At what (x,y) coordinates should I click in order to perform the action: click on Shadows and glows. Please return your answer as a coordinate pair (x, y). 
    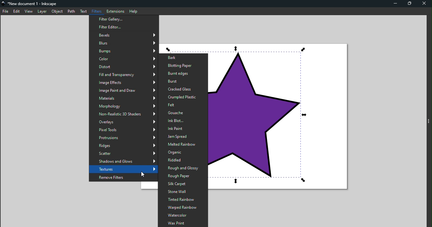
    Looking at the image, I should click on (124, 161).